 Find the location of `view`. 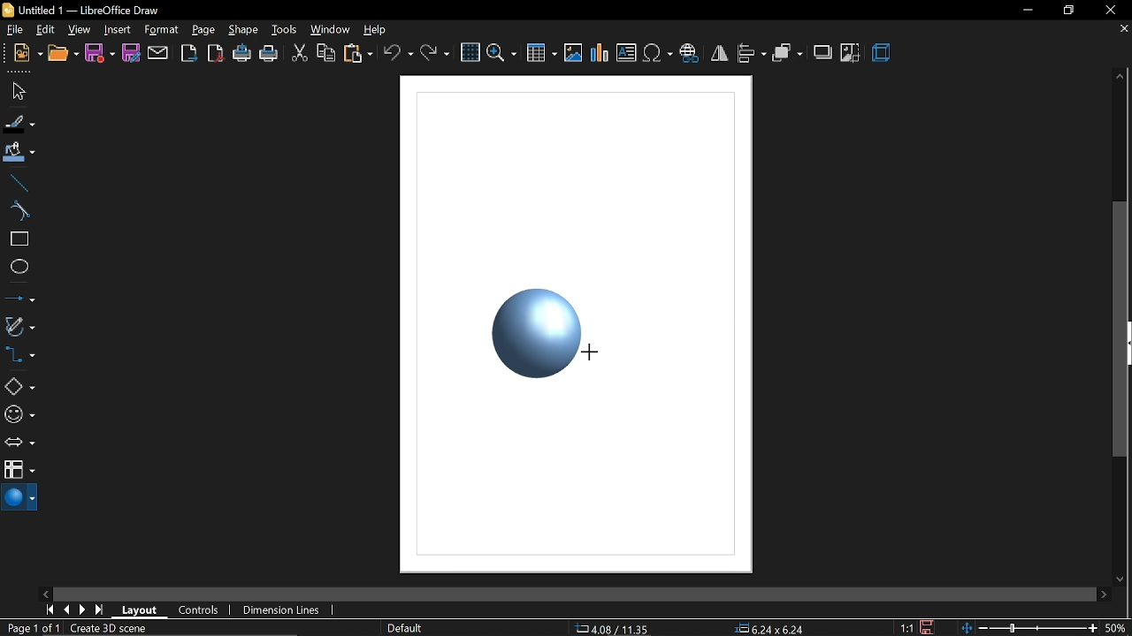

view is located at coordinates (80, 28).